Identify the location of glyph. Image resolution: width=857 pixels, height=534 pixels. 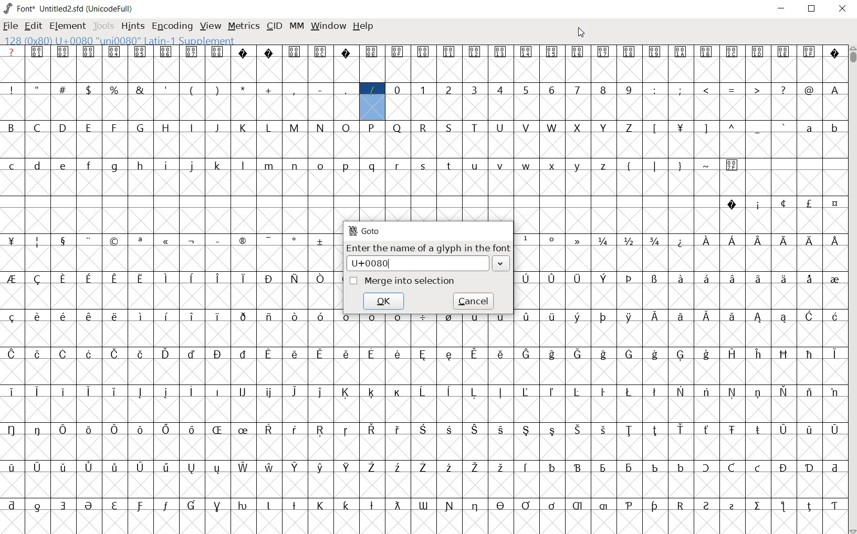
(371, 467).